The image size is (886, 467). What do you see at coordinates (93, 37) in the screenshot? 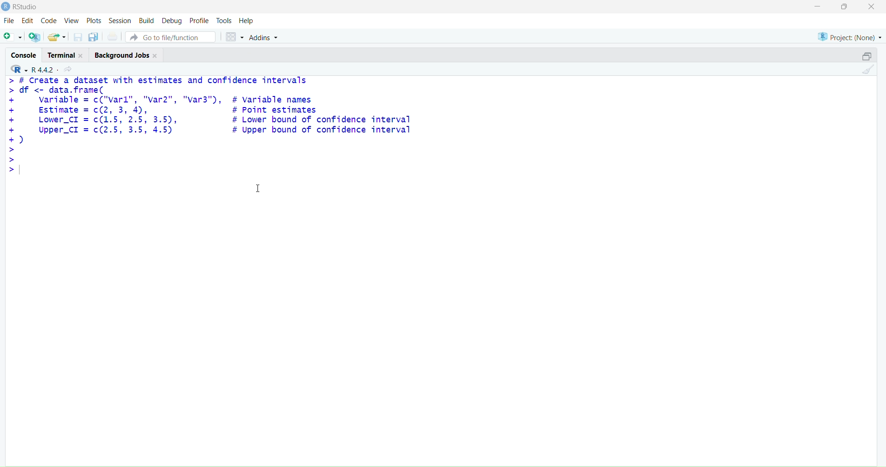
I see `save all open document` at bounding box center [93, 37].